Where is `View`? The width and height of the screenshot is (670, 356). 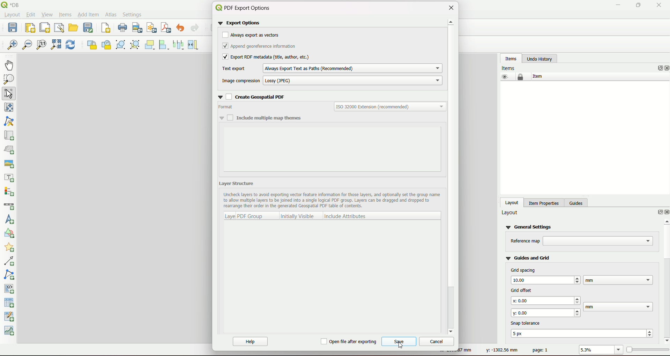 View is located at coordinates (47, 15).